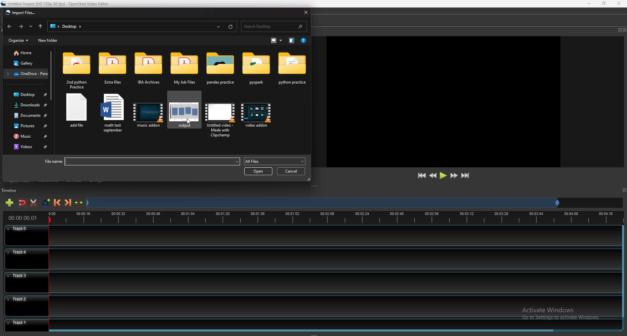  What do you see at coordinates (433, 176) in the screenshot?
I see `rewind` at bounding box center [433, 176].